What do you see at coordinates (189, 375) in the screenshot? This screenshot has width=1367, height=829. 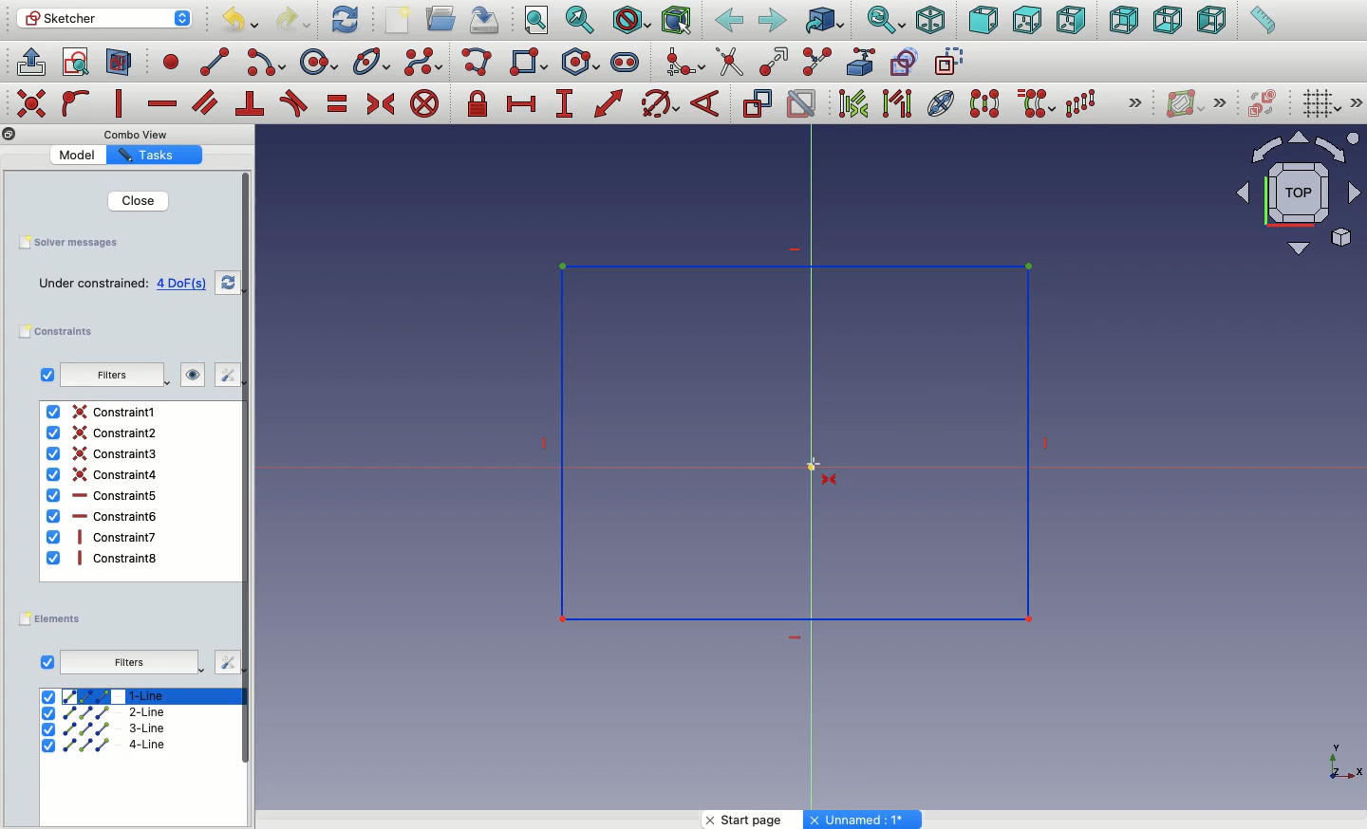 I see `visibility ` at bounding box center [189, 375].